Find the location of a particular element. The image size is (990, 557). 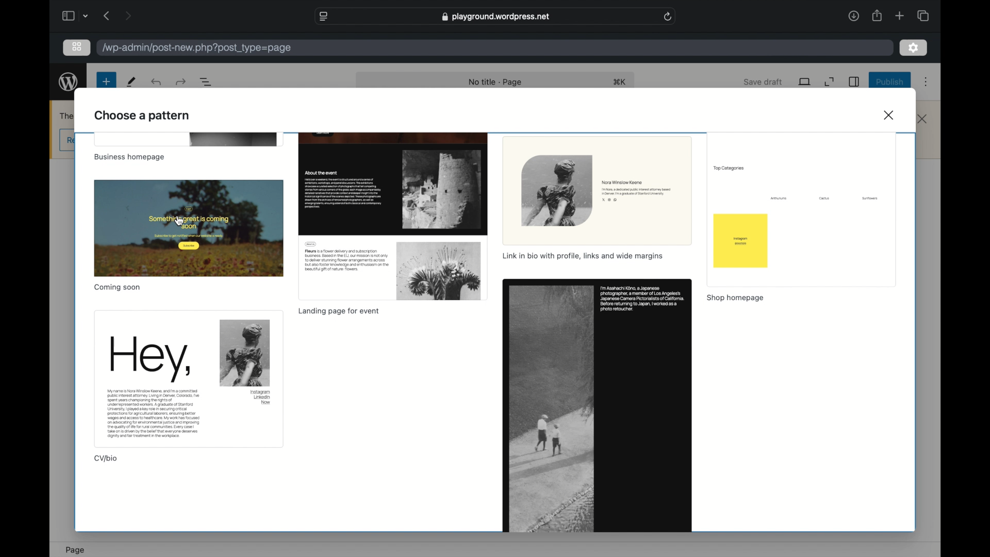

no title -page is located at coordinates (496, 83).